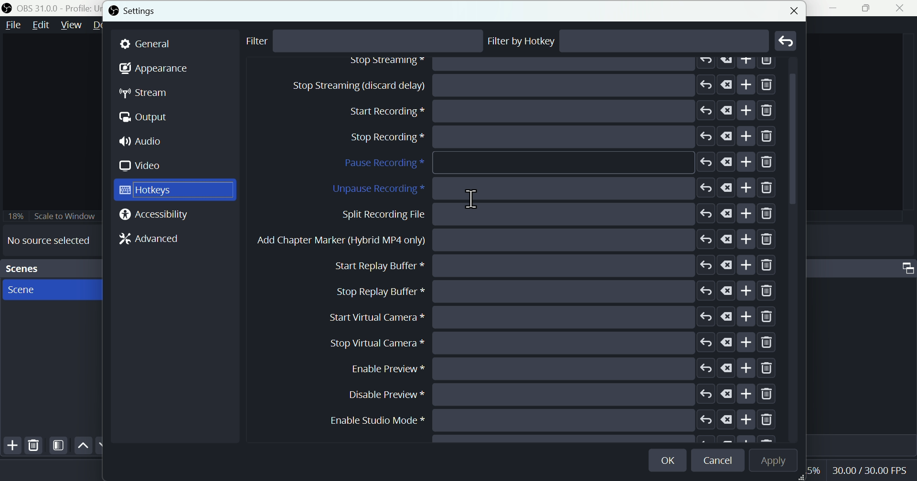 Image resolution: width=917 pixels, height=481 pixels. I want to click on Audio, so click(145, 142).